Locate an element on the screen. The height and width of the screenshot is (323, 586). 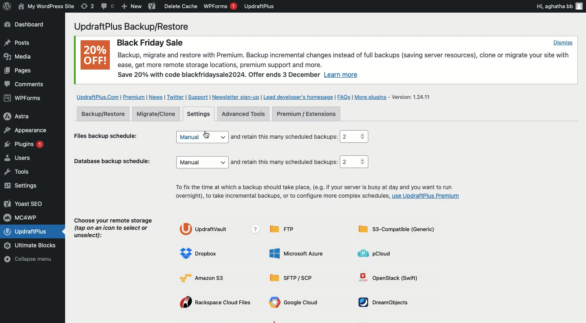
FAQs is located at coordinates (344, 97).